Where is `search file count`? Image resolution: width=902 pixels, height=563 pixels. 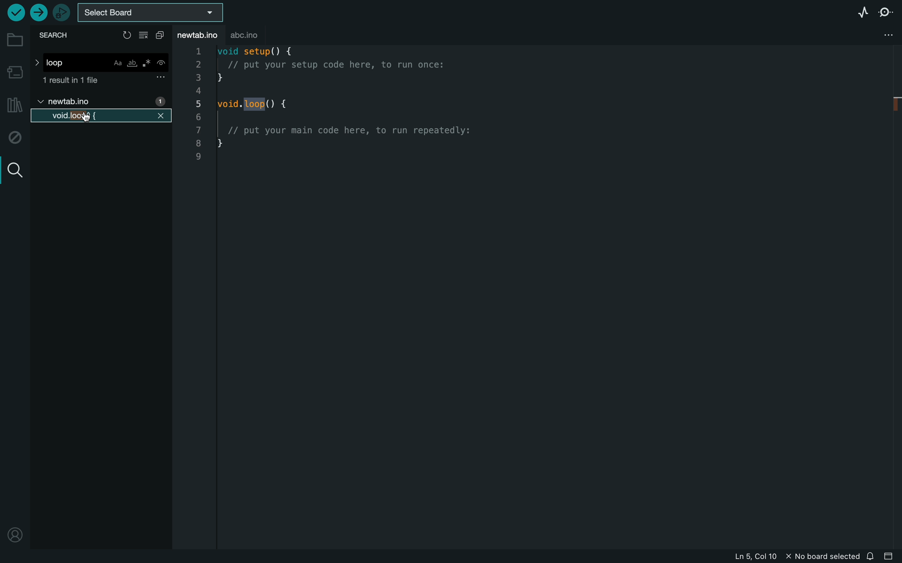 search file count is located at coordinates (104, 81).